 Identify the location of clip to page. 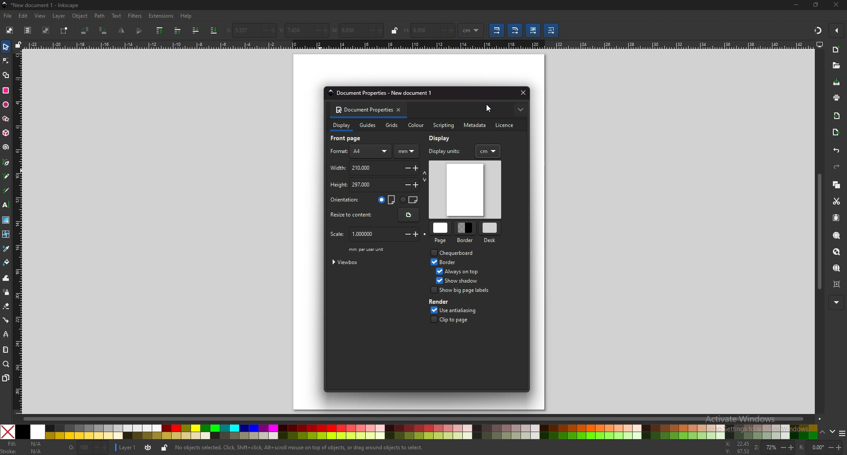
(459, 320).